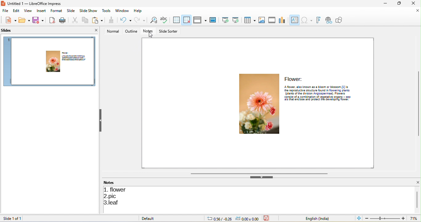 The width and height of the screenshot is (421, 222). What do you see at coordinates (32, 3) in the screenshot?
I see ` Untitled 1 — LibreOffice Impress` at bounding box center [32, 3].